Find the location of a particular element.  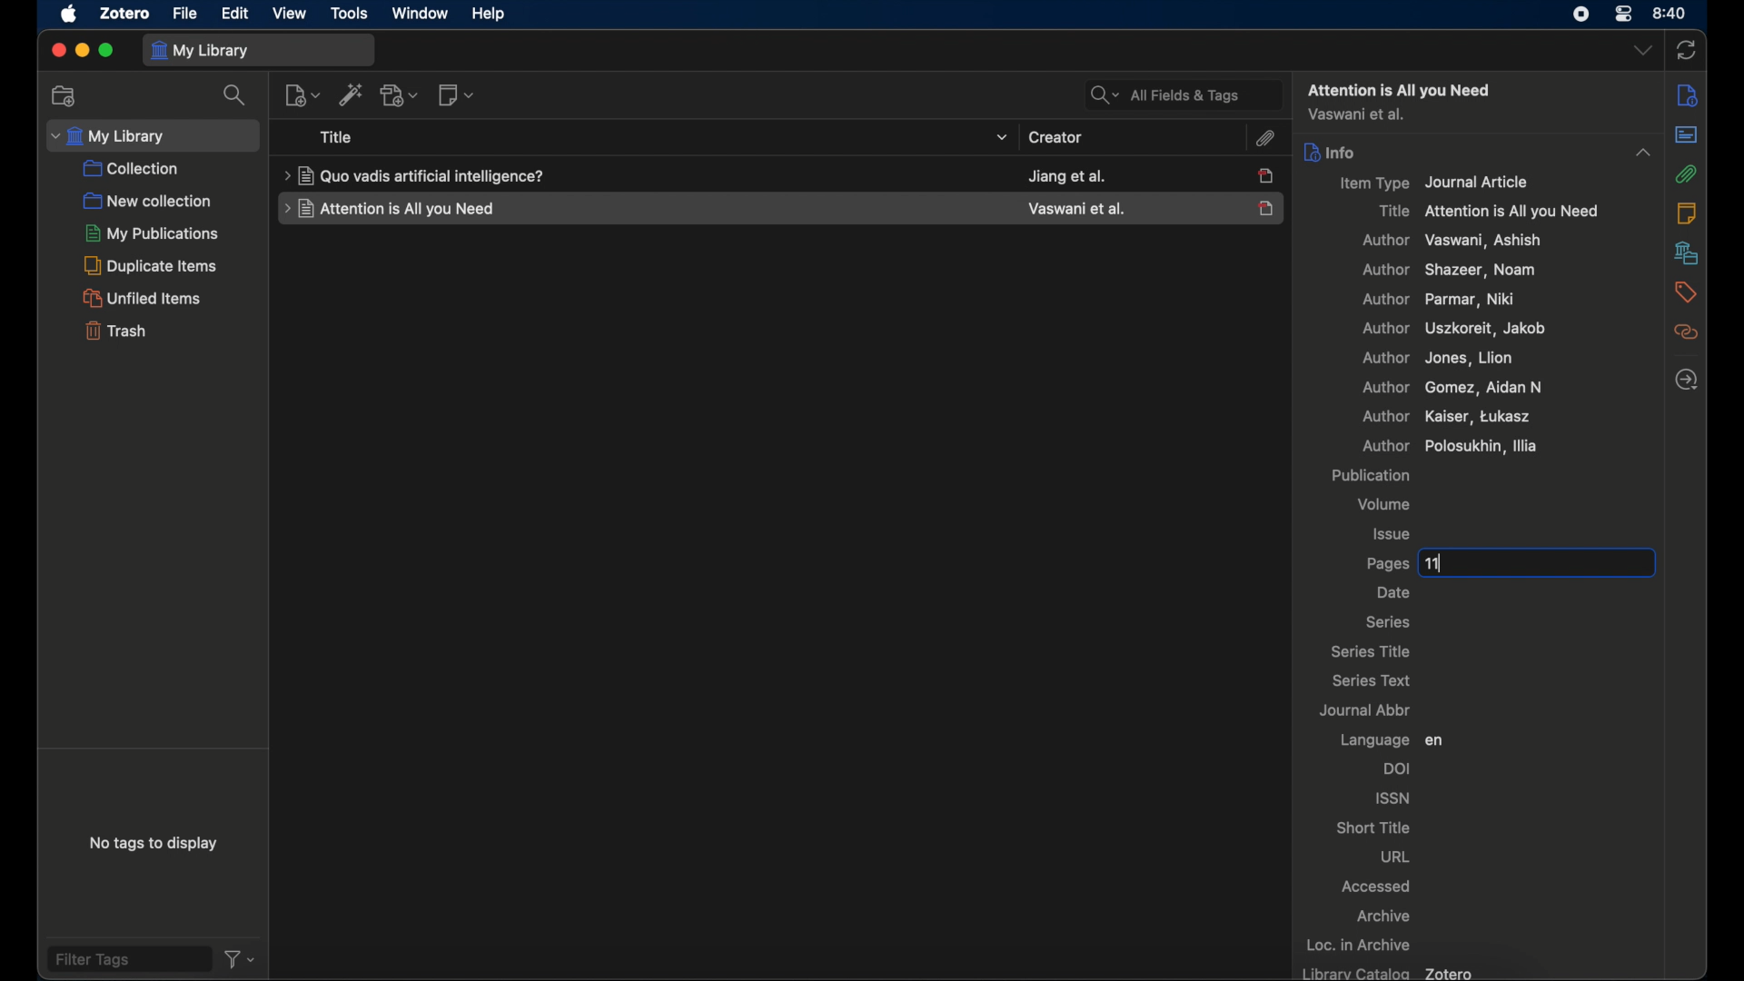

creator is located at coordinates (1055, 138).